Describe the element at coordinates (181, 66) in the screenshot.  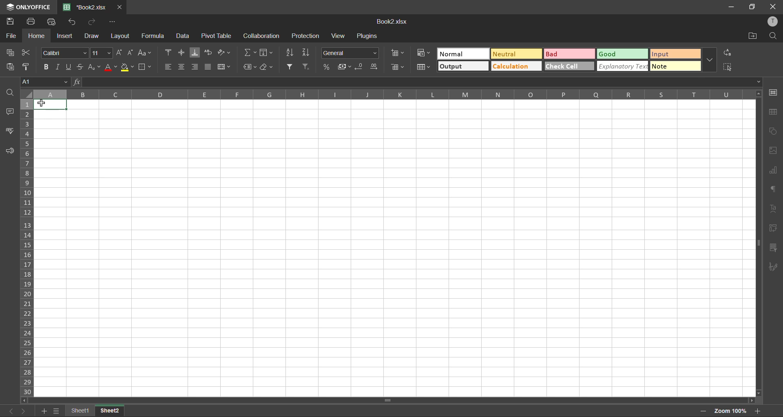
I see `align center` at that location.